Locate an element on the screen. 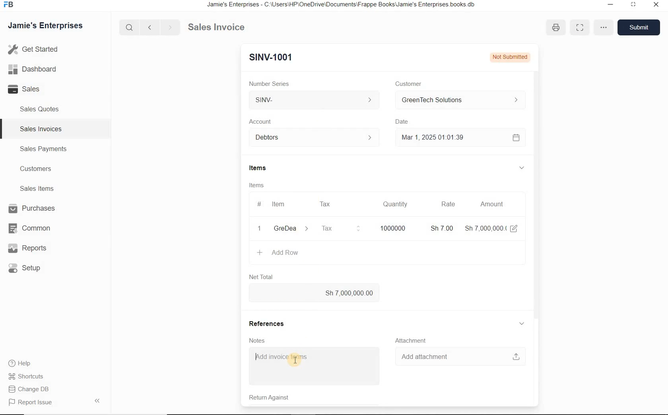 The width and height of the screenshot is (668, 415). Tax is located at coordinates (326, 204).